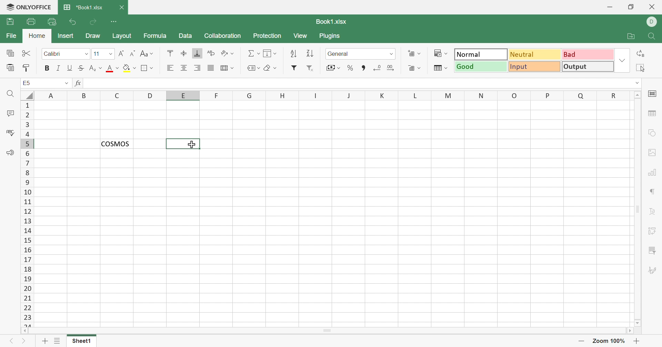  I want to click on Superscript / subscript, so click(96, 69).